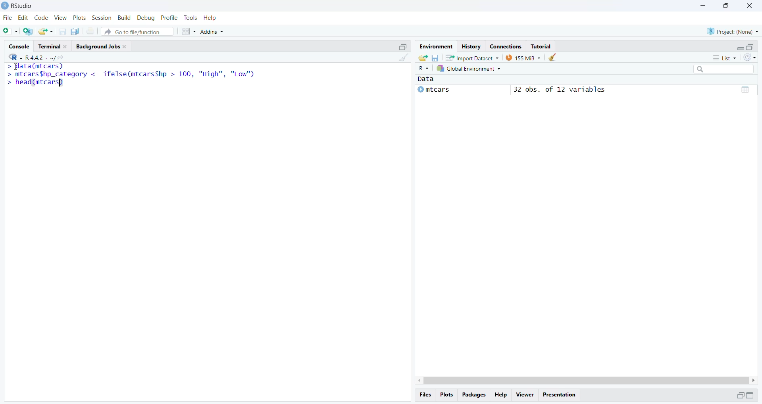  What do you see at coordinates (79, 18) in the screenshot?
I see `Plots` at bounding box center [79, 18].